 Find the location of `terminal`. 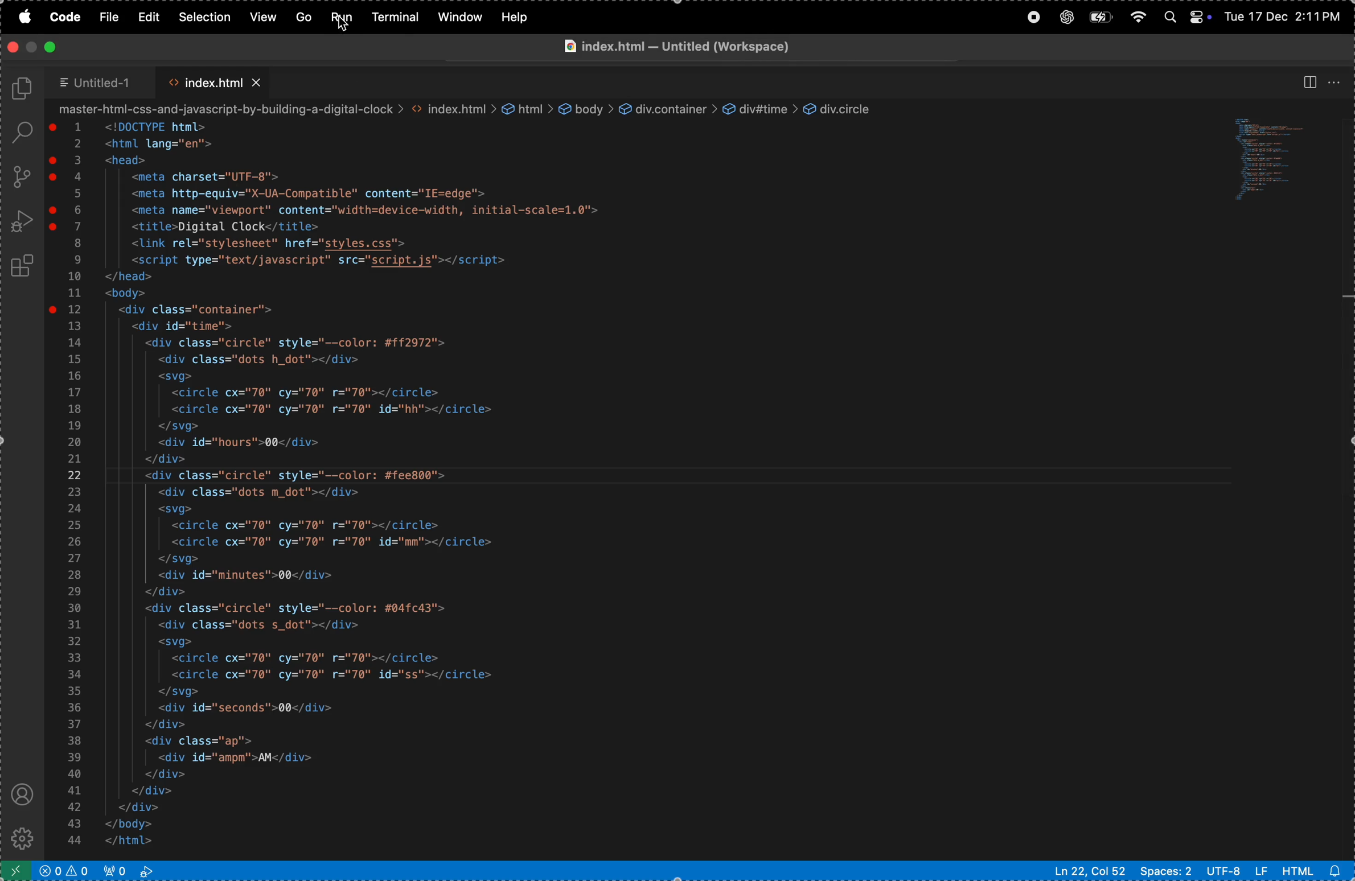

terminal is located at coordinates (397, 19).